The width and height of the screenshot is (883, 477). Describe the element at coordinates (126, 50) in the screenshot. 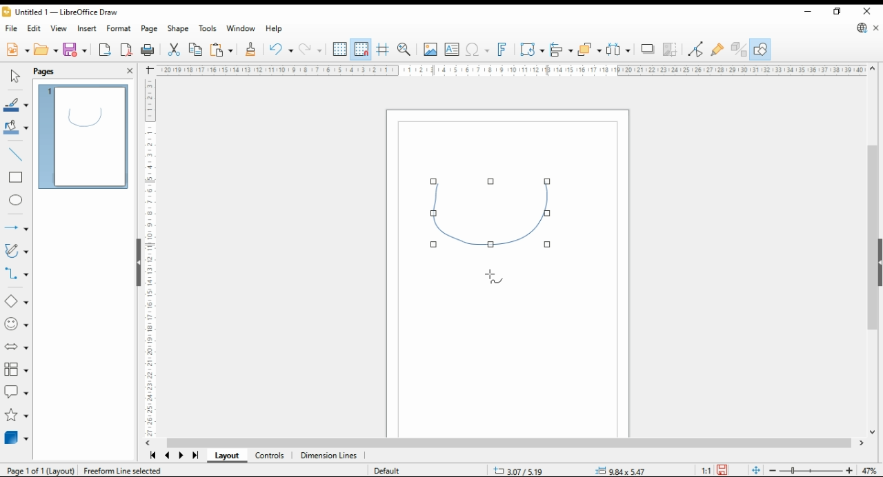

I see `export as pdf` at that location.